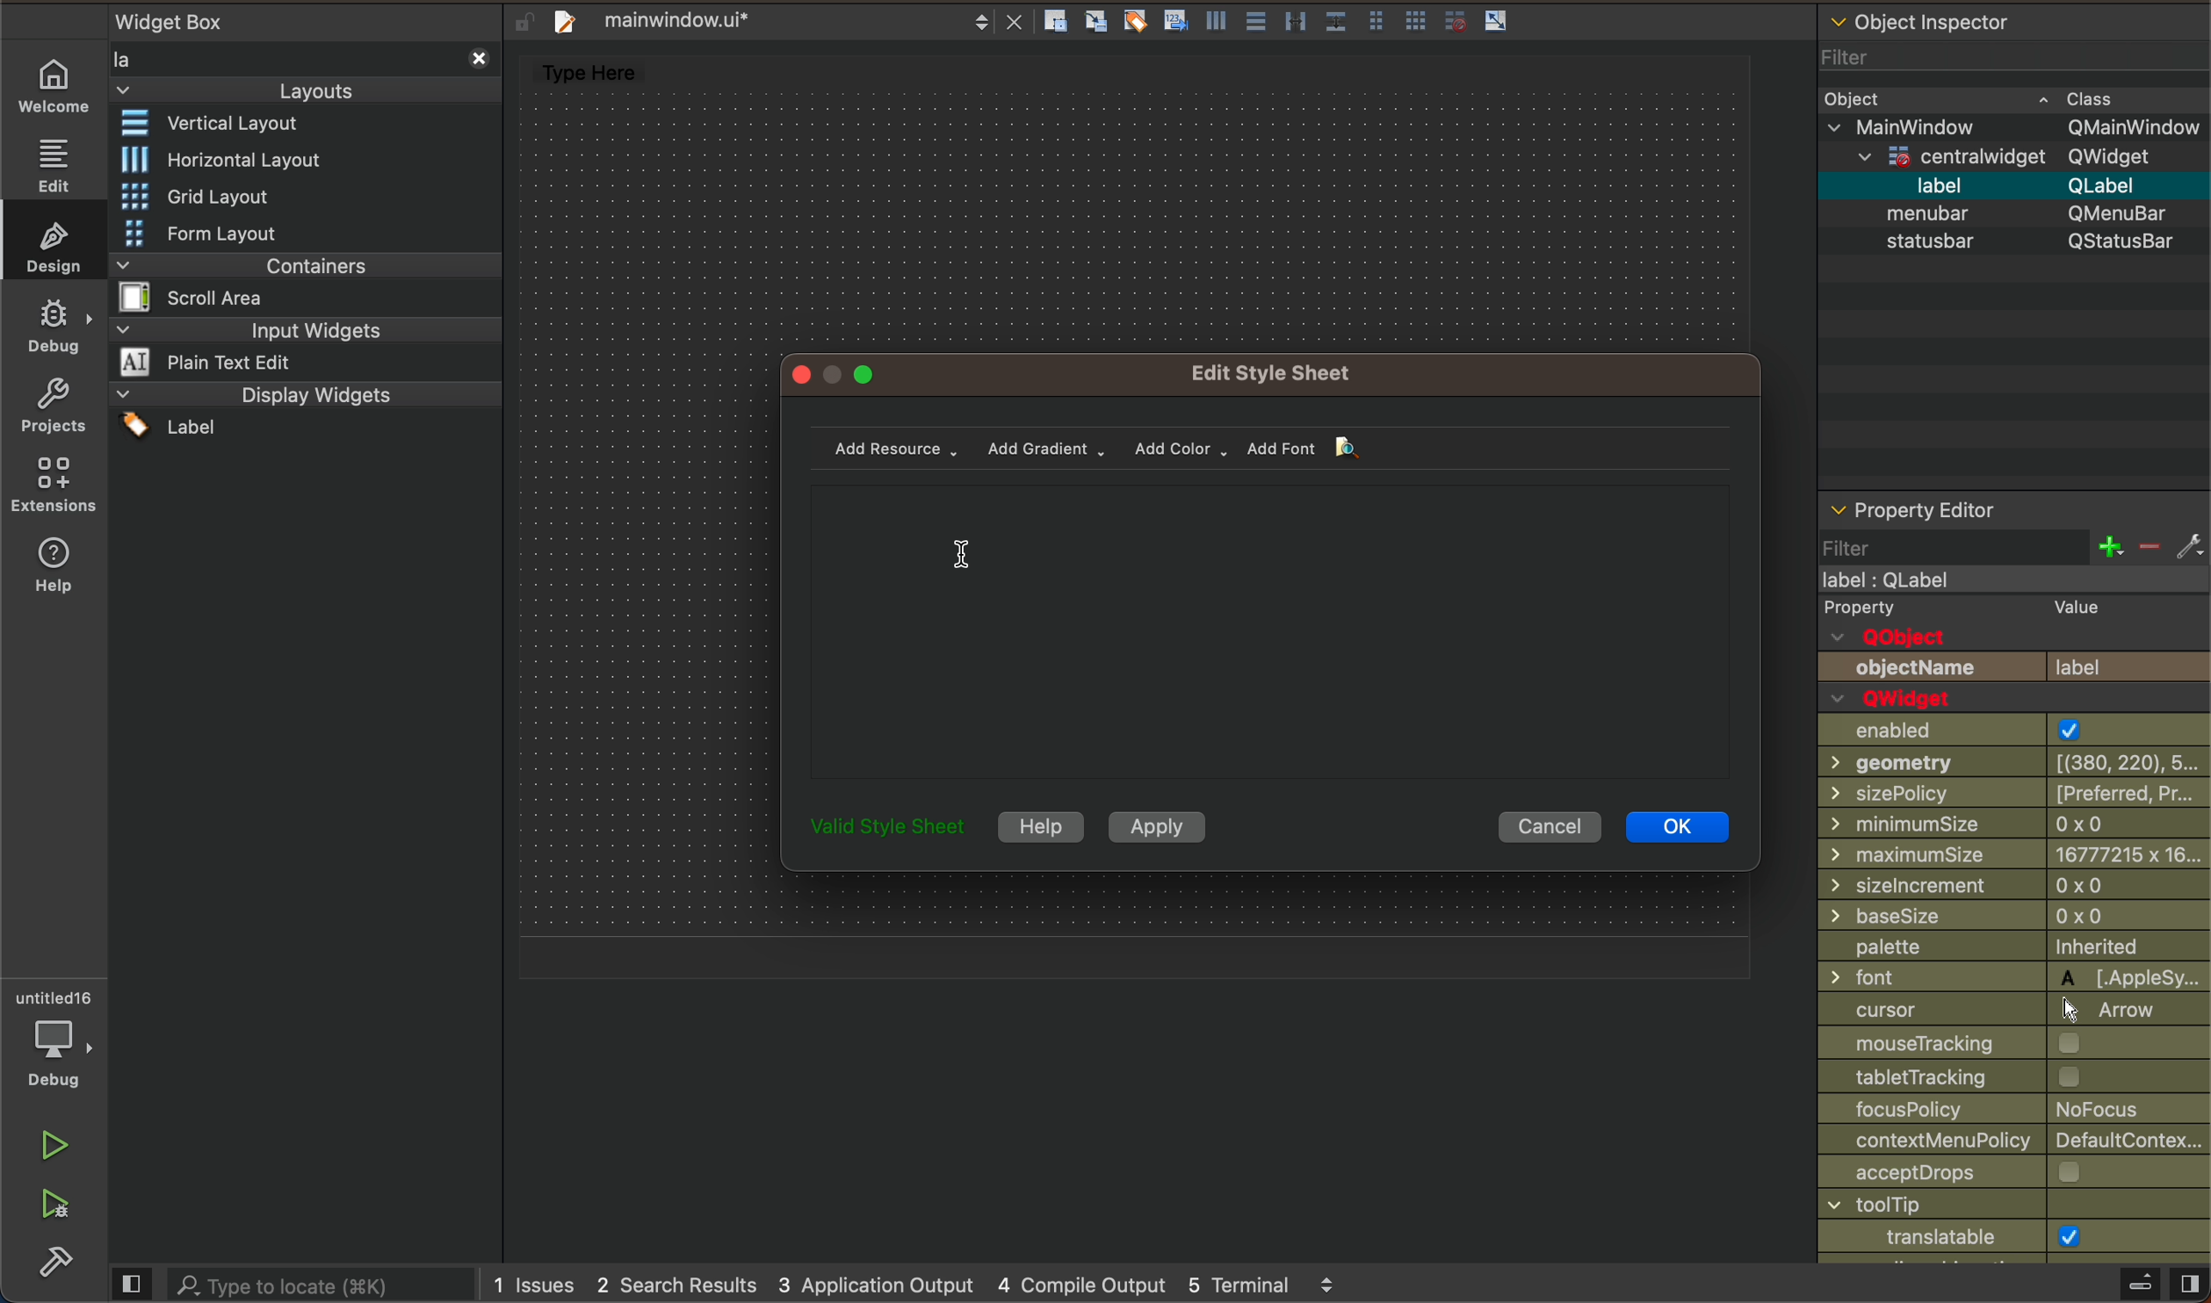 This screenshot has height=1303, width=2211. Describe the element at coordinates (2008, 1144) in the screenshot. I see `contextual` at that location.